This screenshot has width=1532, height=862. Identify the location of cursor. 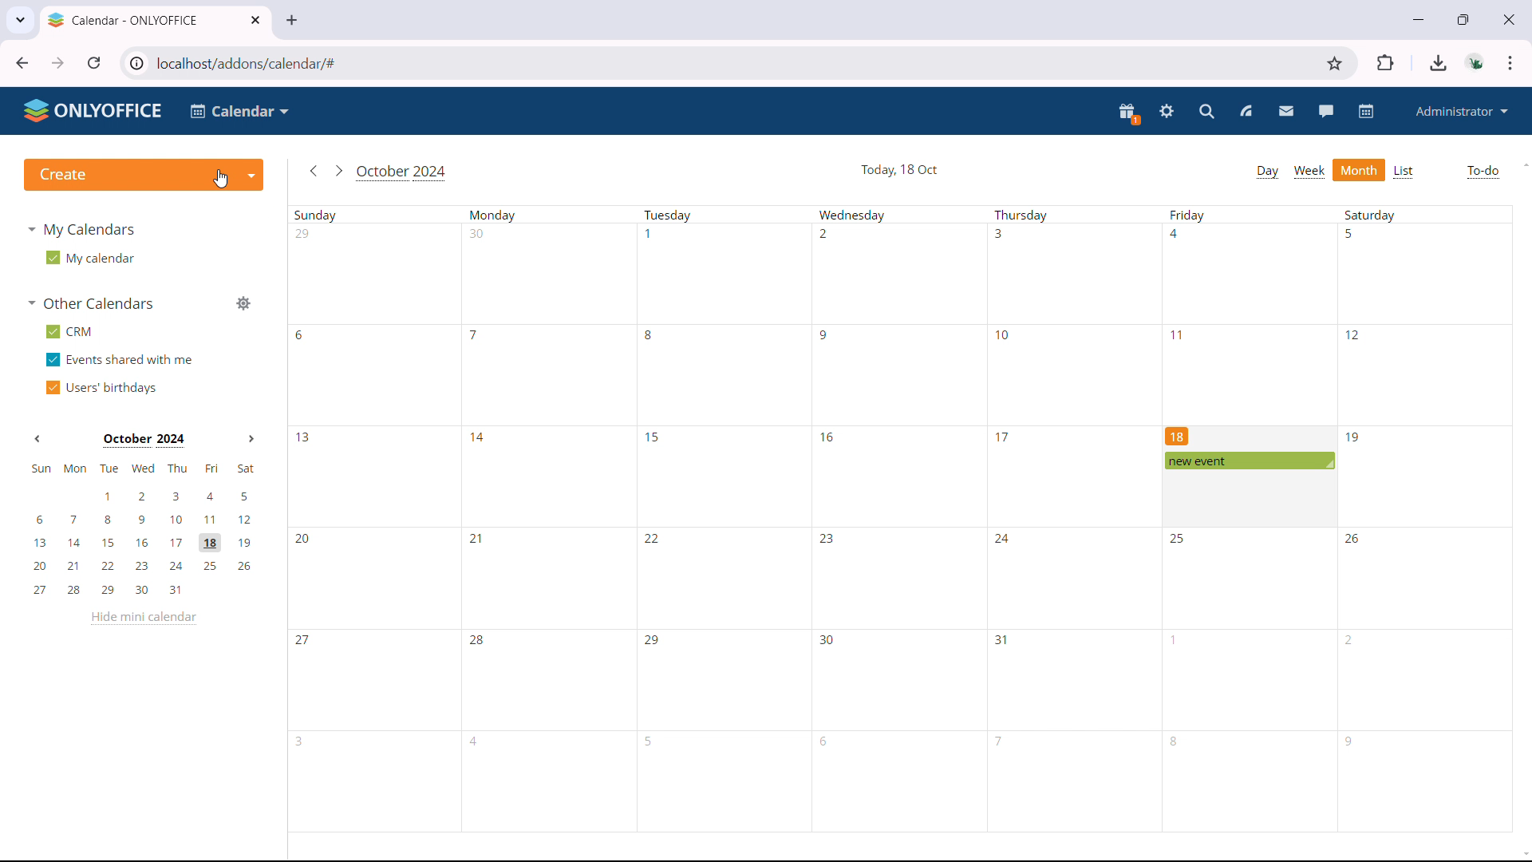
(220, 179).